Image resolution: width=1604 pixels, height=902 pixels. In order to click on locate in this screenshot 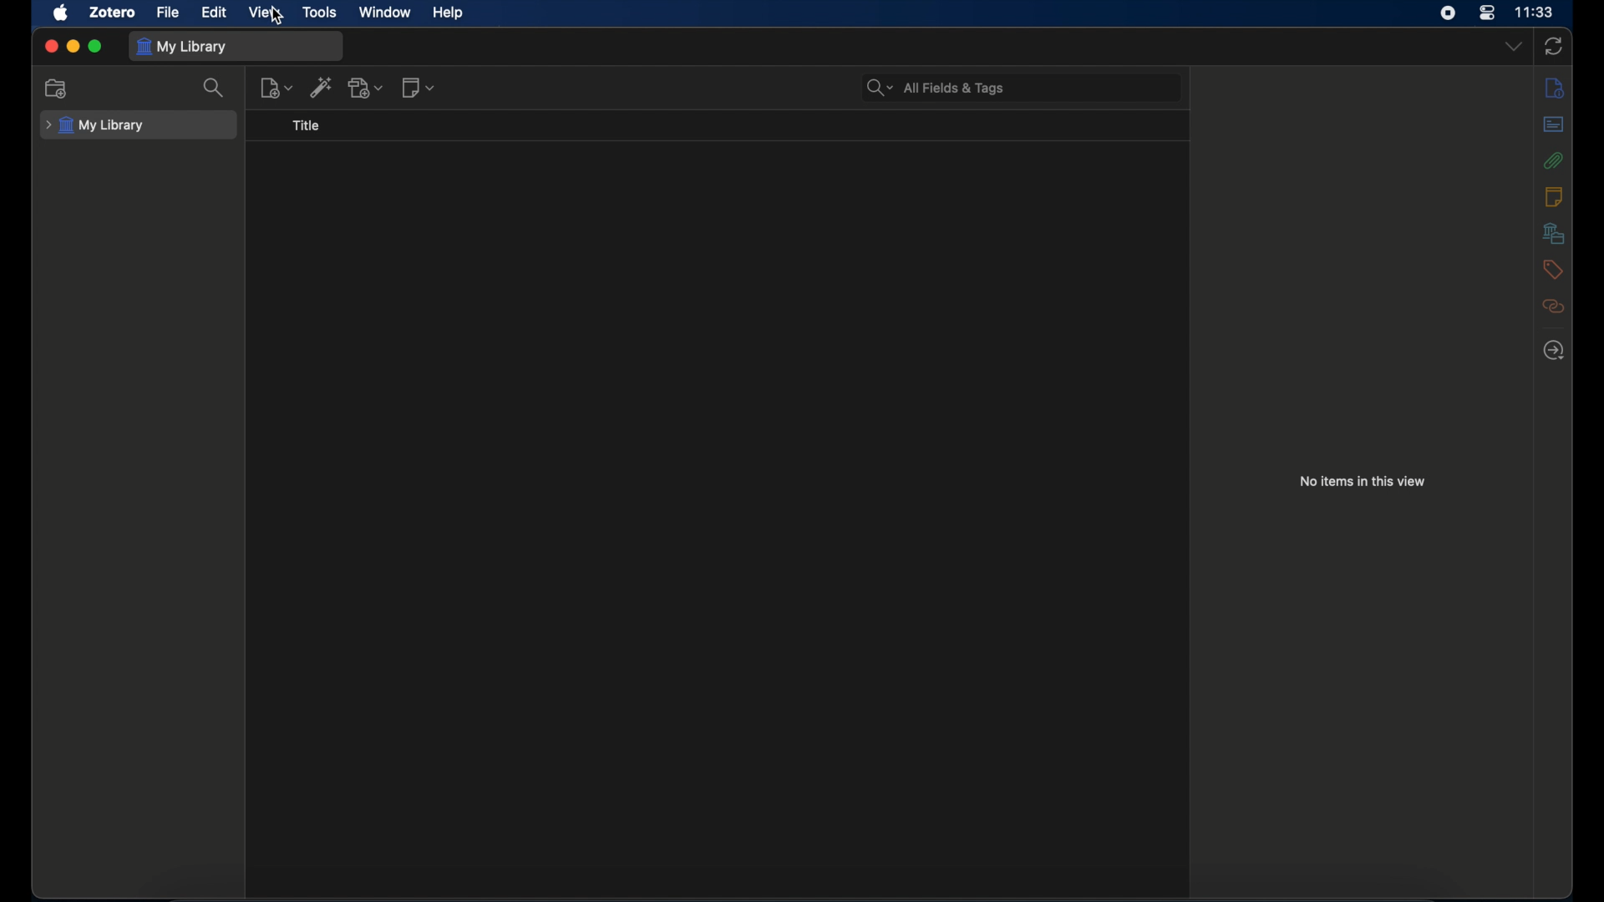, I will do `click(1554, 351)`.